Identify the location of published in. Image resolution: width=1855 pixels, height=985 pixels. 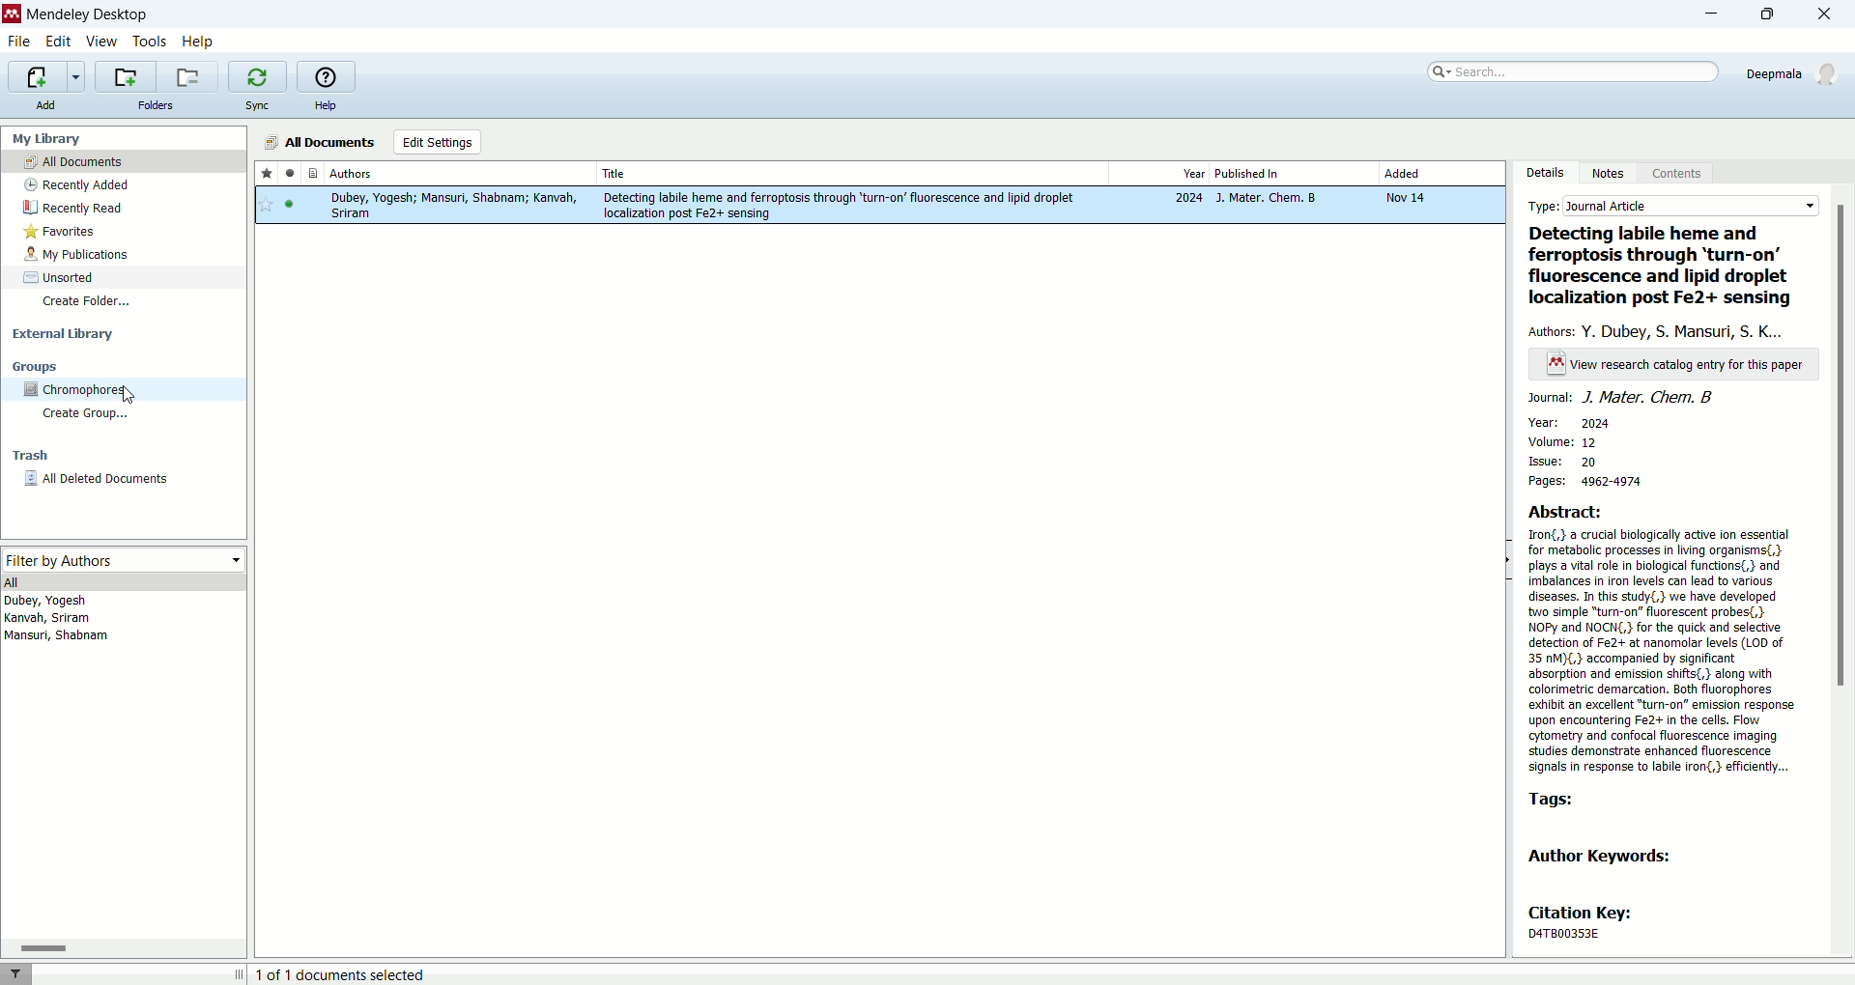
(1292, 174).